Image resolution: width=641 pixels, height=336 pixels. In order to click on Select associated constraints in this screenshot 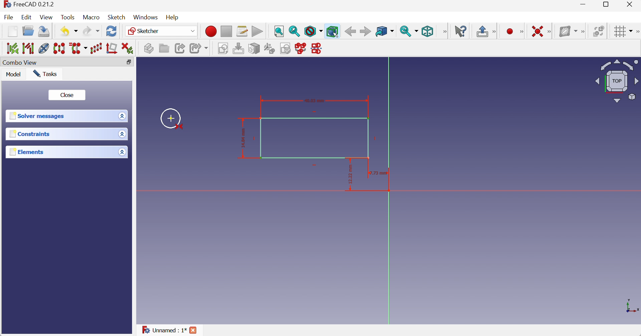, I will do `click(12, 48)`.